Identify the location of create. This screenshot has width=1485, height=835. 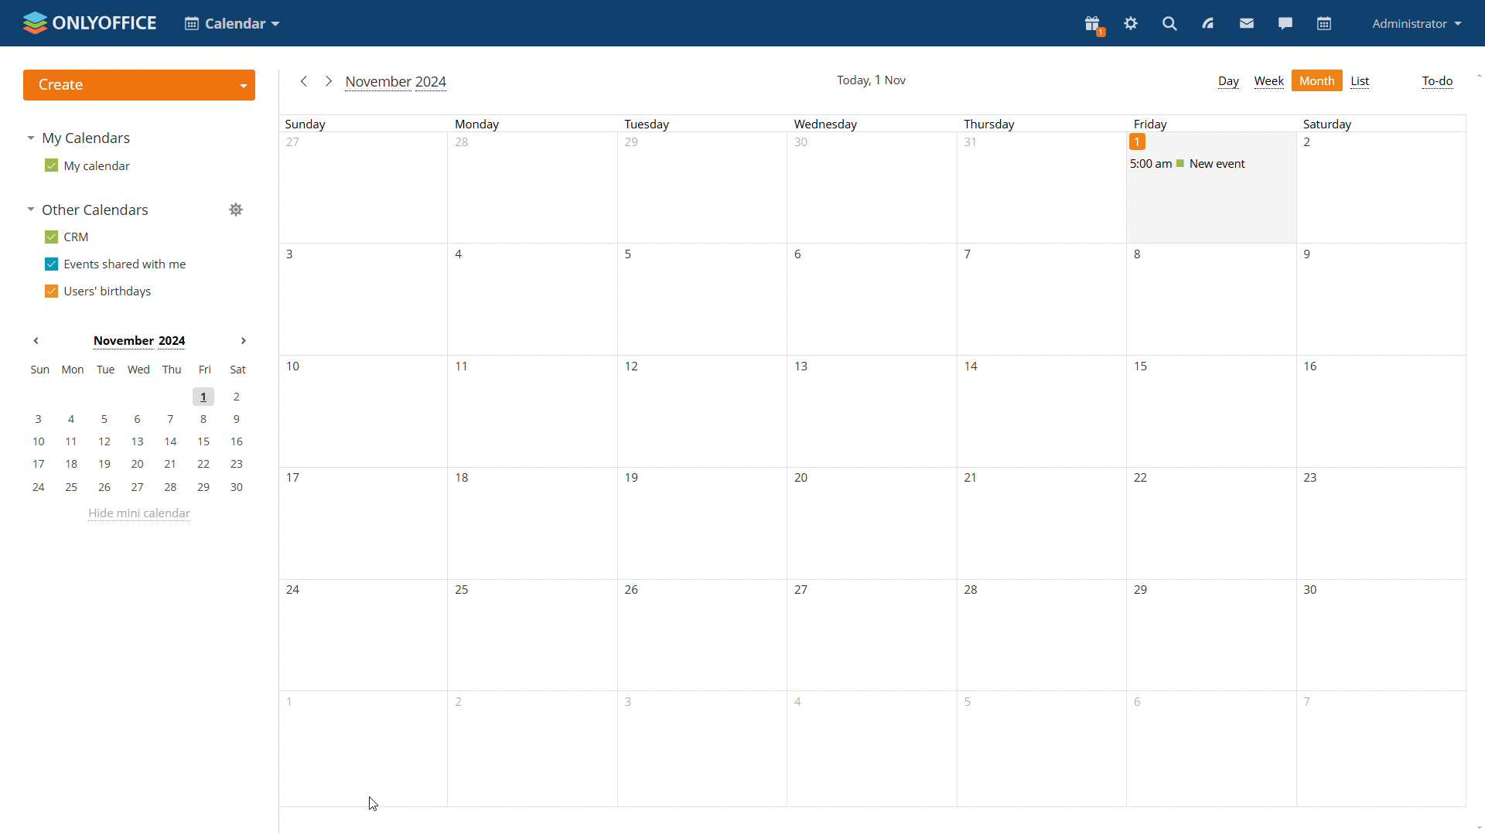
(139, 84).